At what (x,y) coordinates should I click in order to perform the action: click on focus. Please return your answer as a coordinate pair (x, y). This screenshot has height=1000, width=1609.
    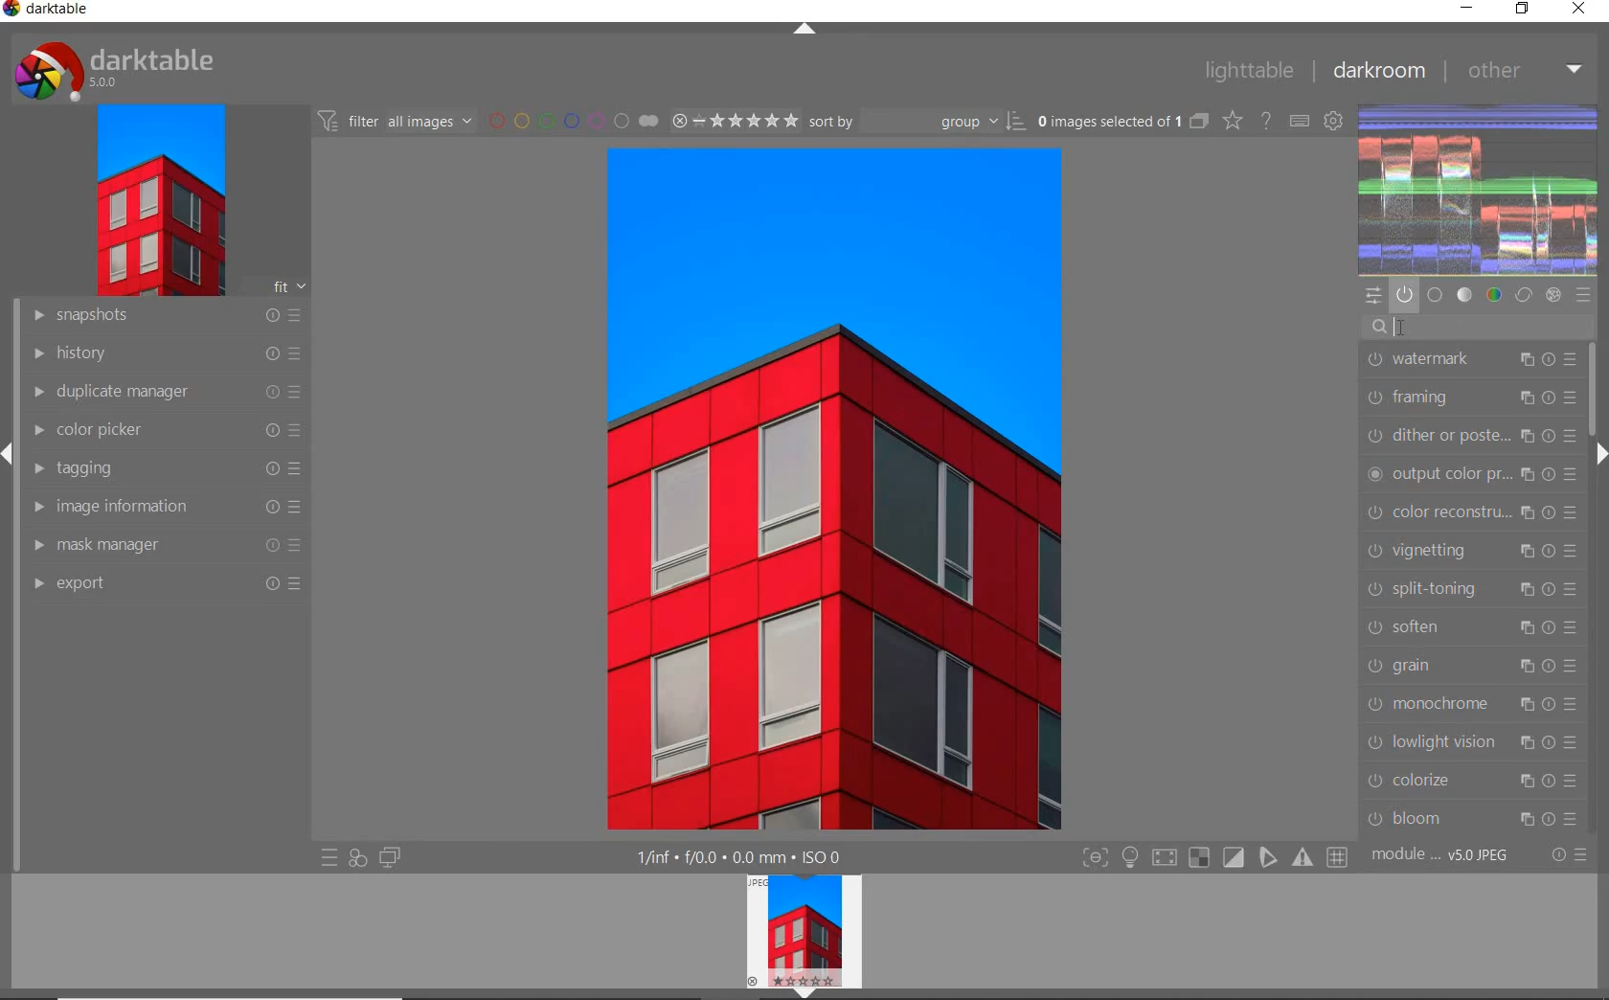
    Looking at the image, I should click on (1094, 858).